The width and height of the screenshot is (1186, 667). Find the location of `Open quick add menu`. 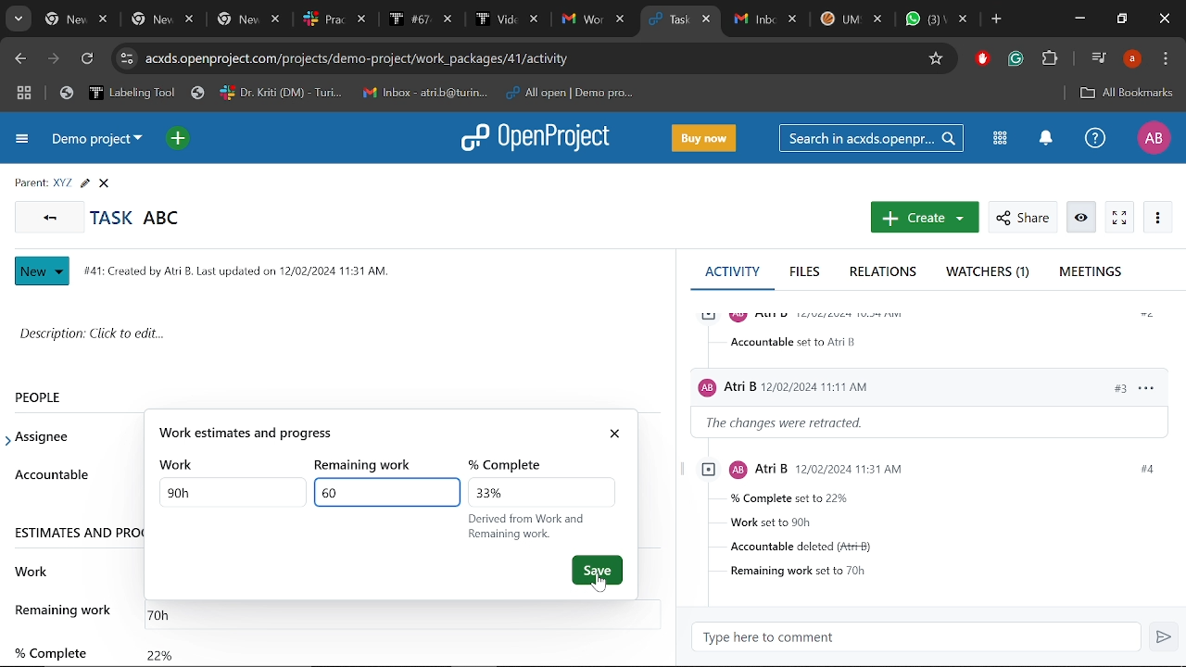

Open quick add menu is located at coordinates (177, 138).